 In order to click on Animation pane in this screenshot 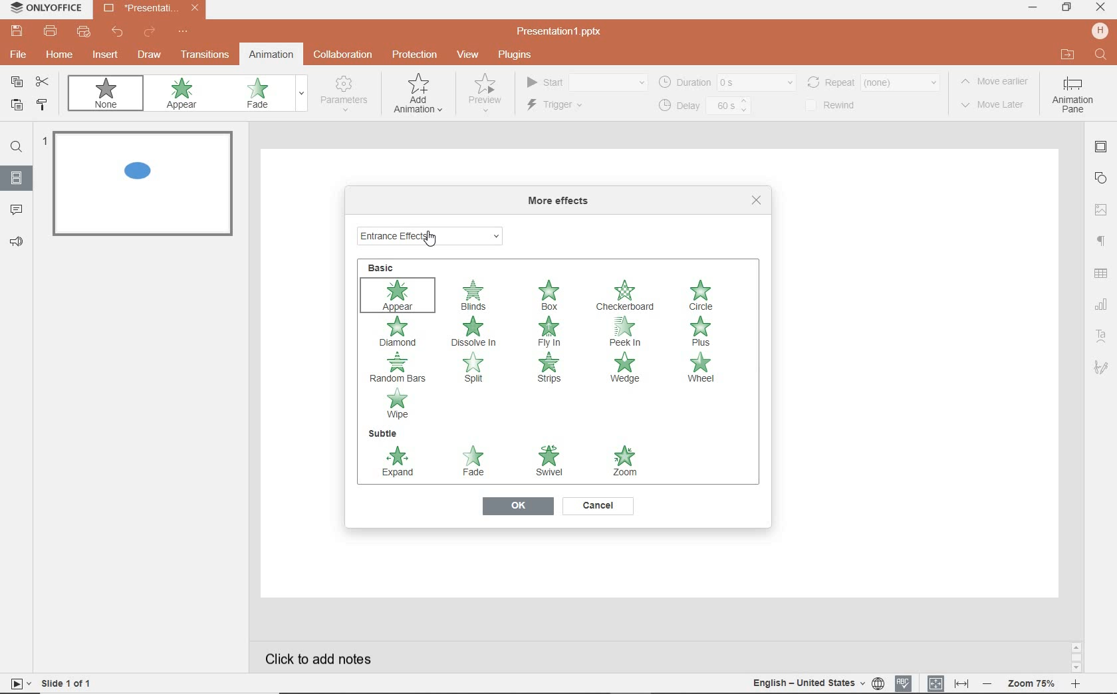, I will do `click(1072, 96)`.